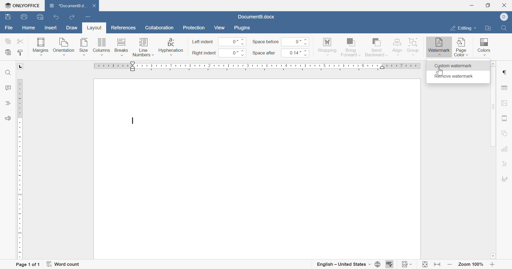  What do you see at coordinates (505, 164) in the screenshot?
I see `text art settigns` at bounding box center [505, 164].